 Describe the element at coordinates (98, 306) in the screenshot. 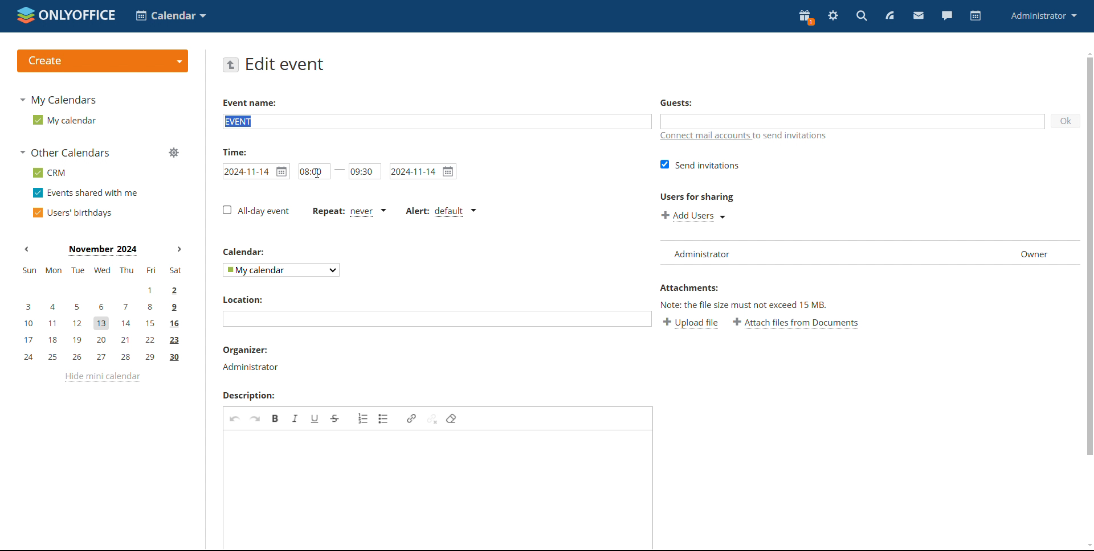

I see `3, 4, 5, 6, 7, 8, 9` at that location.